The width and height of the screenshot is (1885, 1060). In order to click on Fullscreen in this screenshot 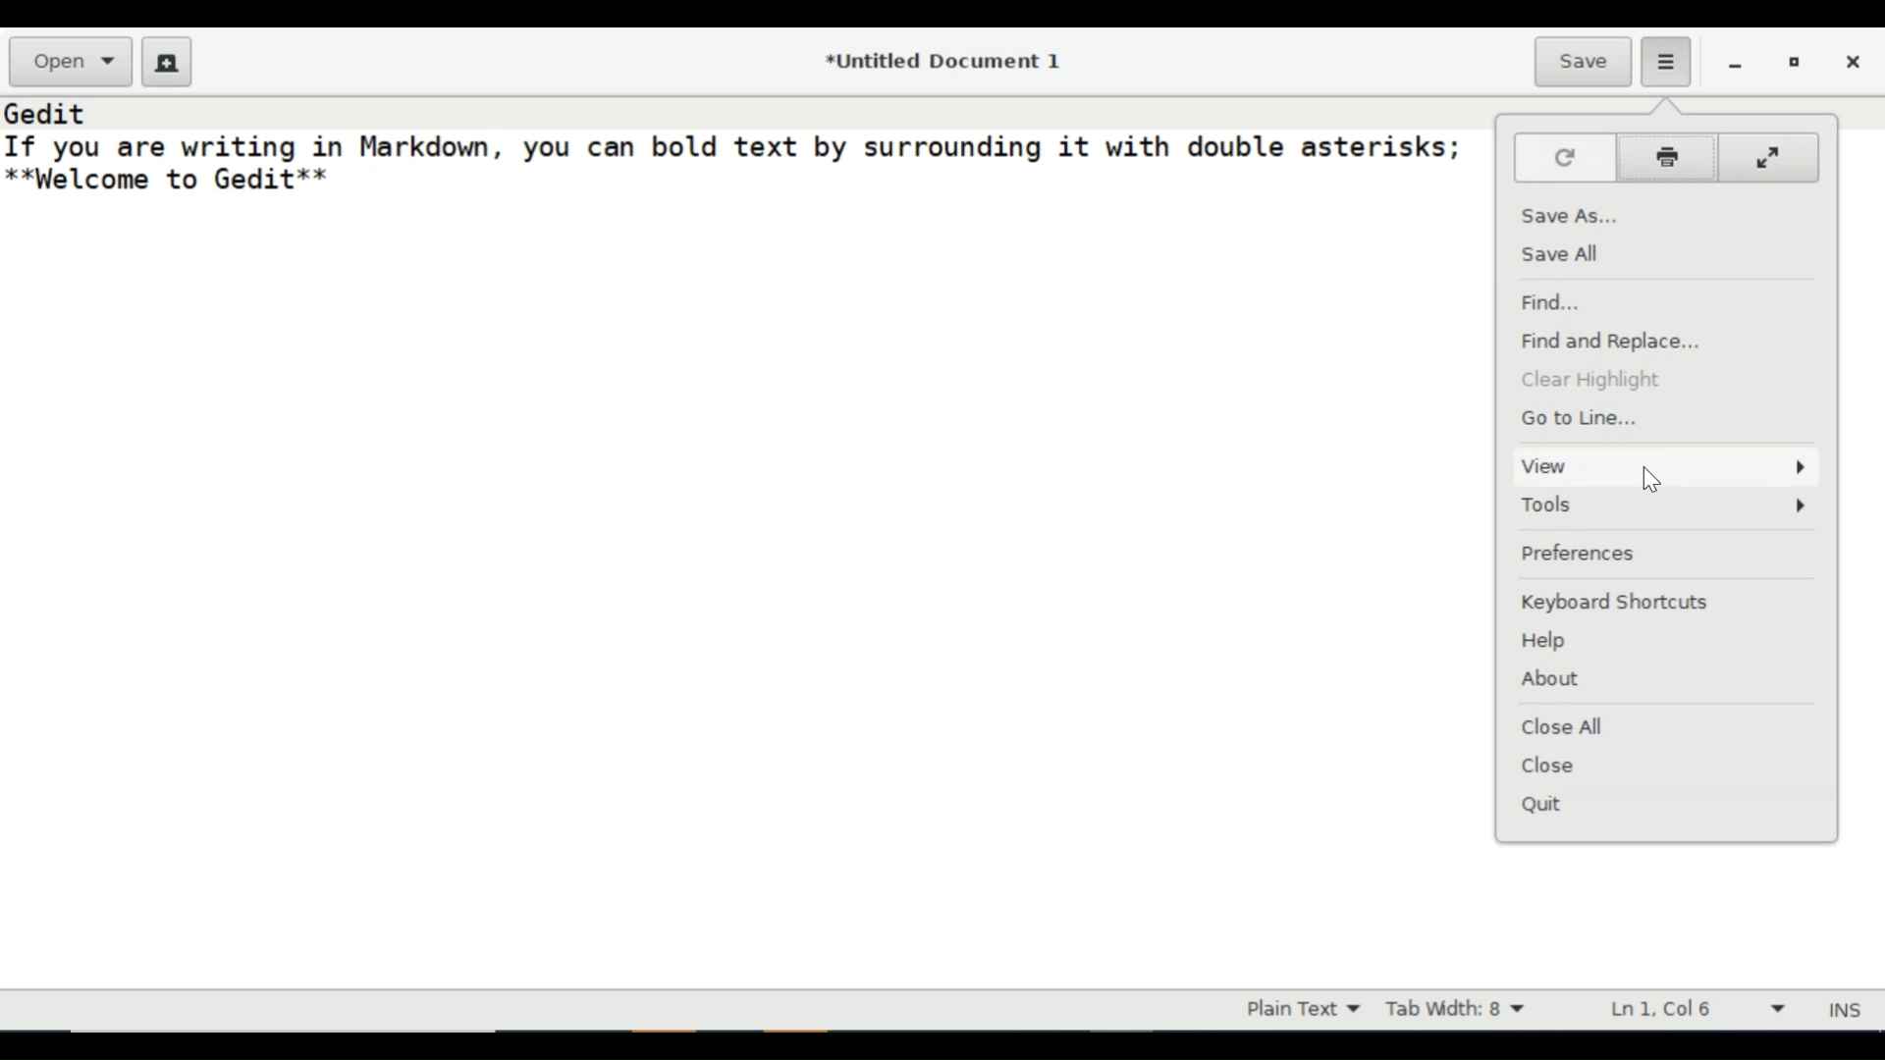, I will do `click(1772, 157)`.